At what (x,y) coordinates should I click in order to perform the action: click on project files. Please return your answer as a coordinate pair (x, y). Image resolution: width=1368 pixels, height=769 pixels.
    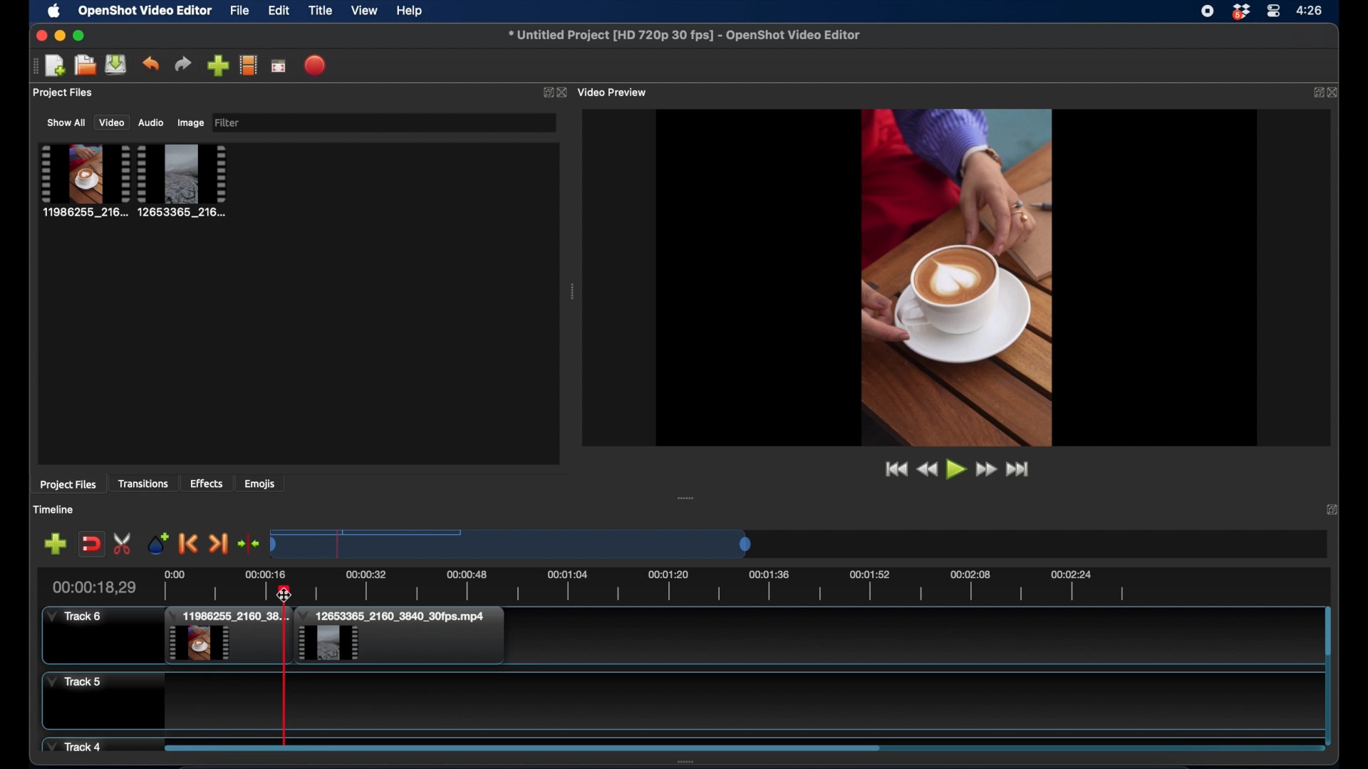
    Looking at the image, I should click on (68, 485).